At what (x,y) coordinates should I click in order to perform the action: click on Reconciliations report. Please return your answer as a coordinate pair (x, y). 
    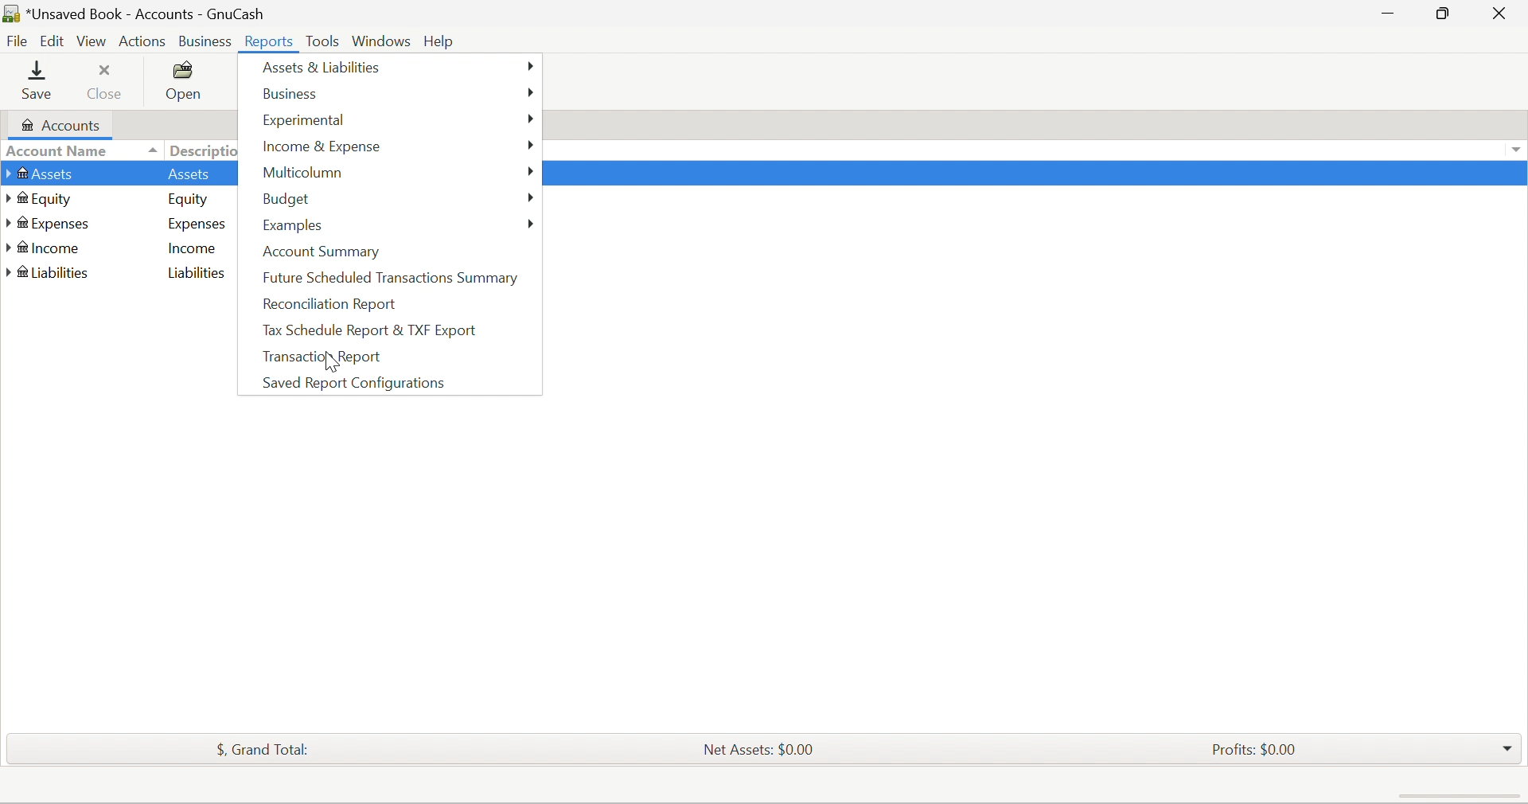
    Looking at the image, I should click on (329, 304).